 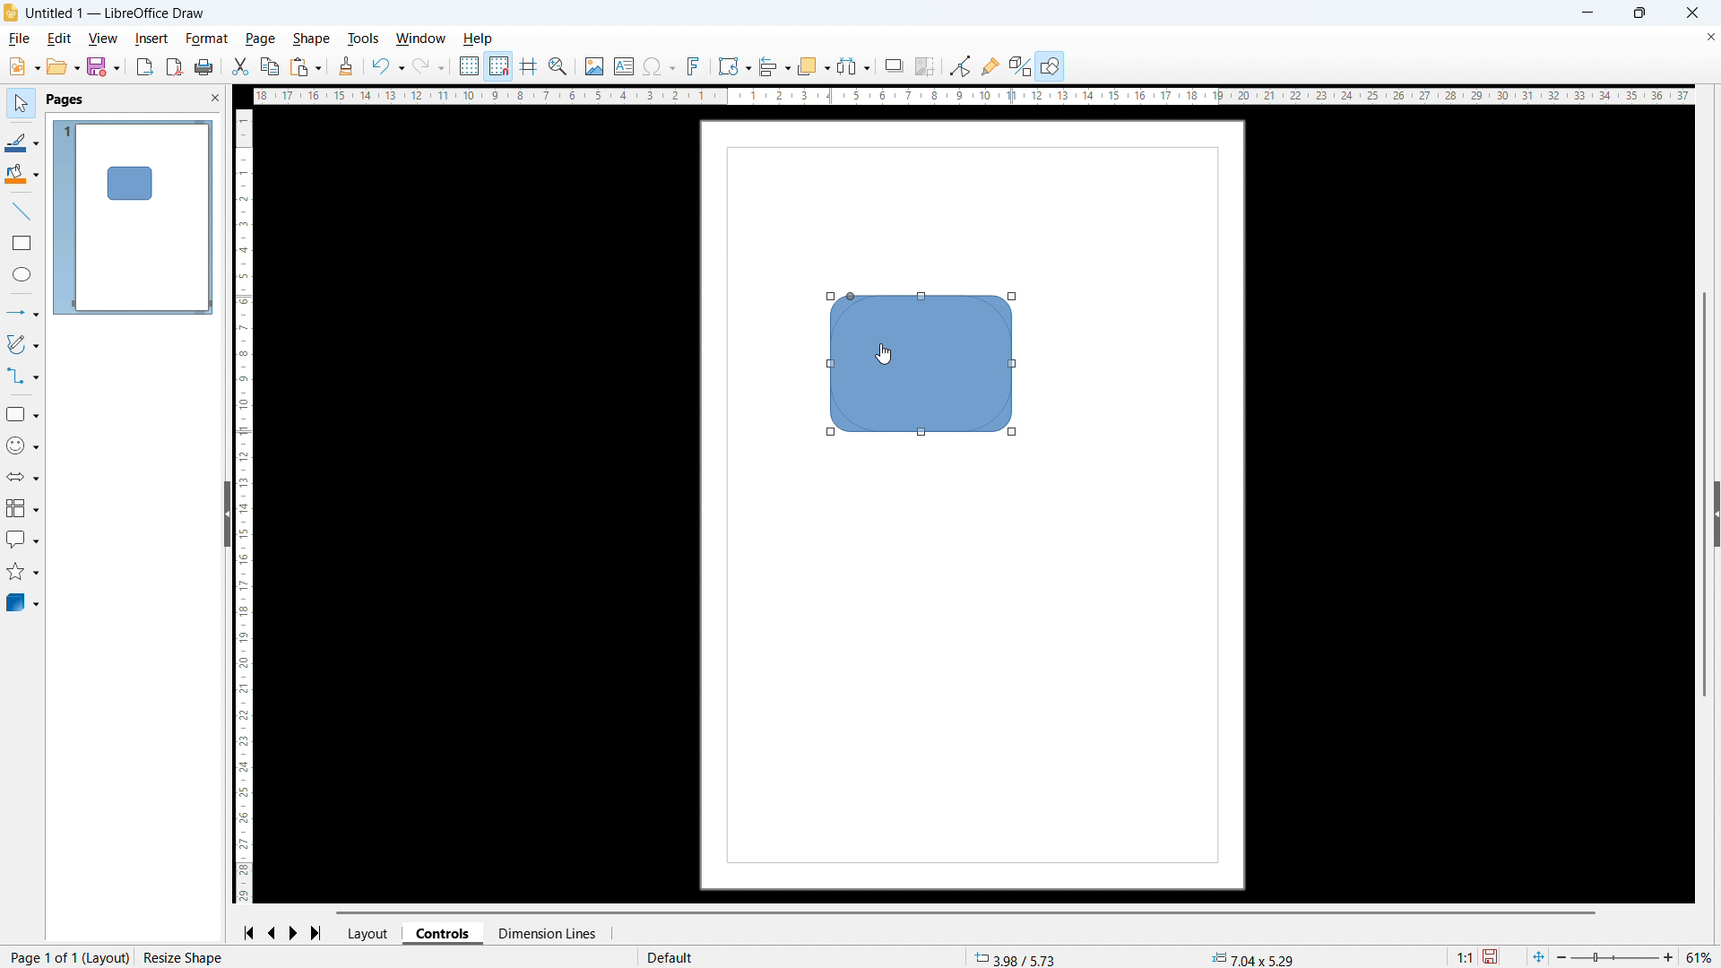 What do you see at coordinates (961, 65) in the screenshot?
I see `toggle point edit mode` at bounding box center [961, 65].